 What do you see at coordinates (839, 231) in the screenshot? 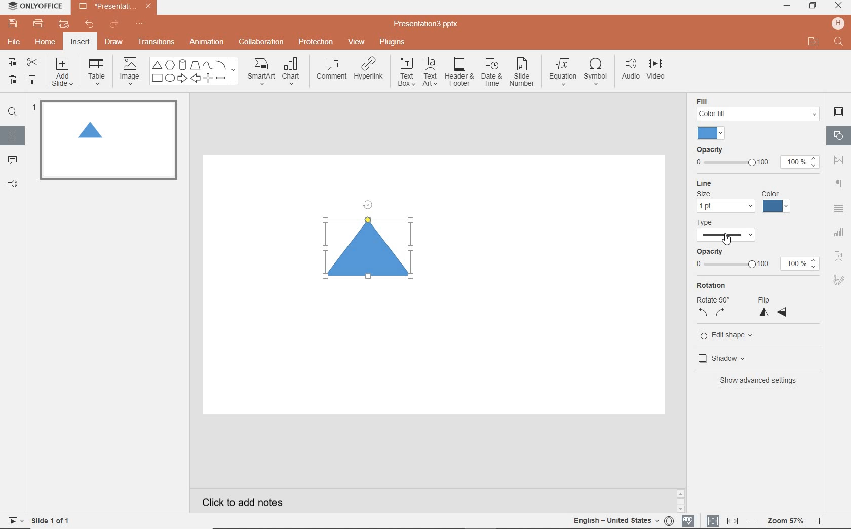
I see `CHART SETTINGS` at bounding box center [839, 231].